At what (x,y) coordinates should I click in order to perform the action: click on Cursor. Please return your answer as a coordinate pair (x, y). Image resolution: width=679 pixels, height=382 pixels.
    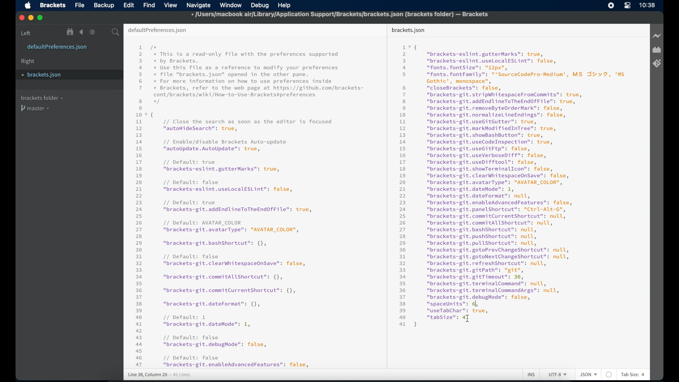
    Looking at the image, I should click on (469, 319).